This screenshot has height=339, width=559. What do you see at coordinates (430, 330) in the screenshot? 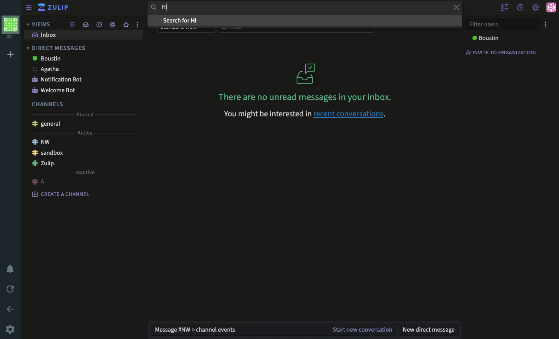
I see `new direct message` at bounding box center [430, 330].